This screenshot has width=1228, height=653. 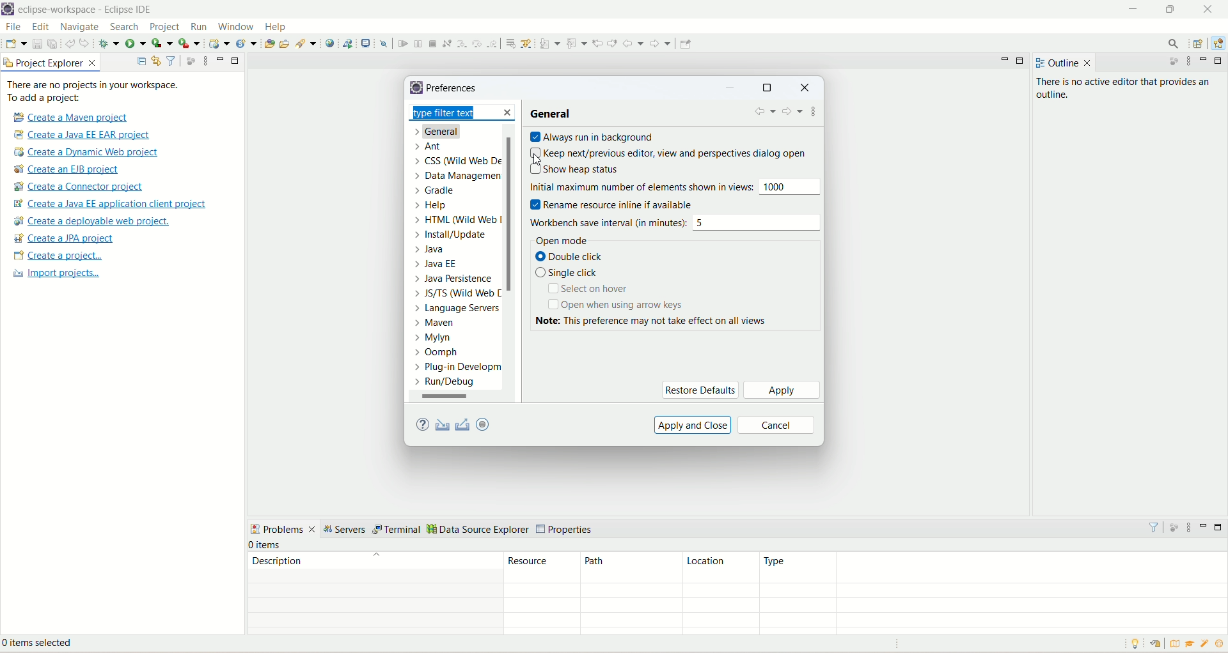 What do you see at coordinates (452, 384) in the screenshot?
I see `run/debug` at bounding box center [452, 384].